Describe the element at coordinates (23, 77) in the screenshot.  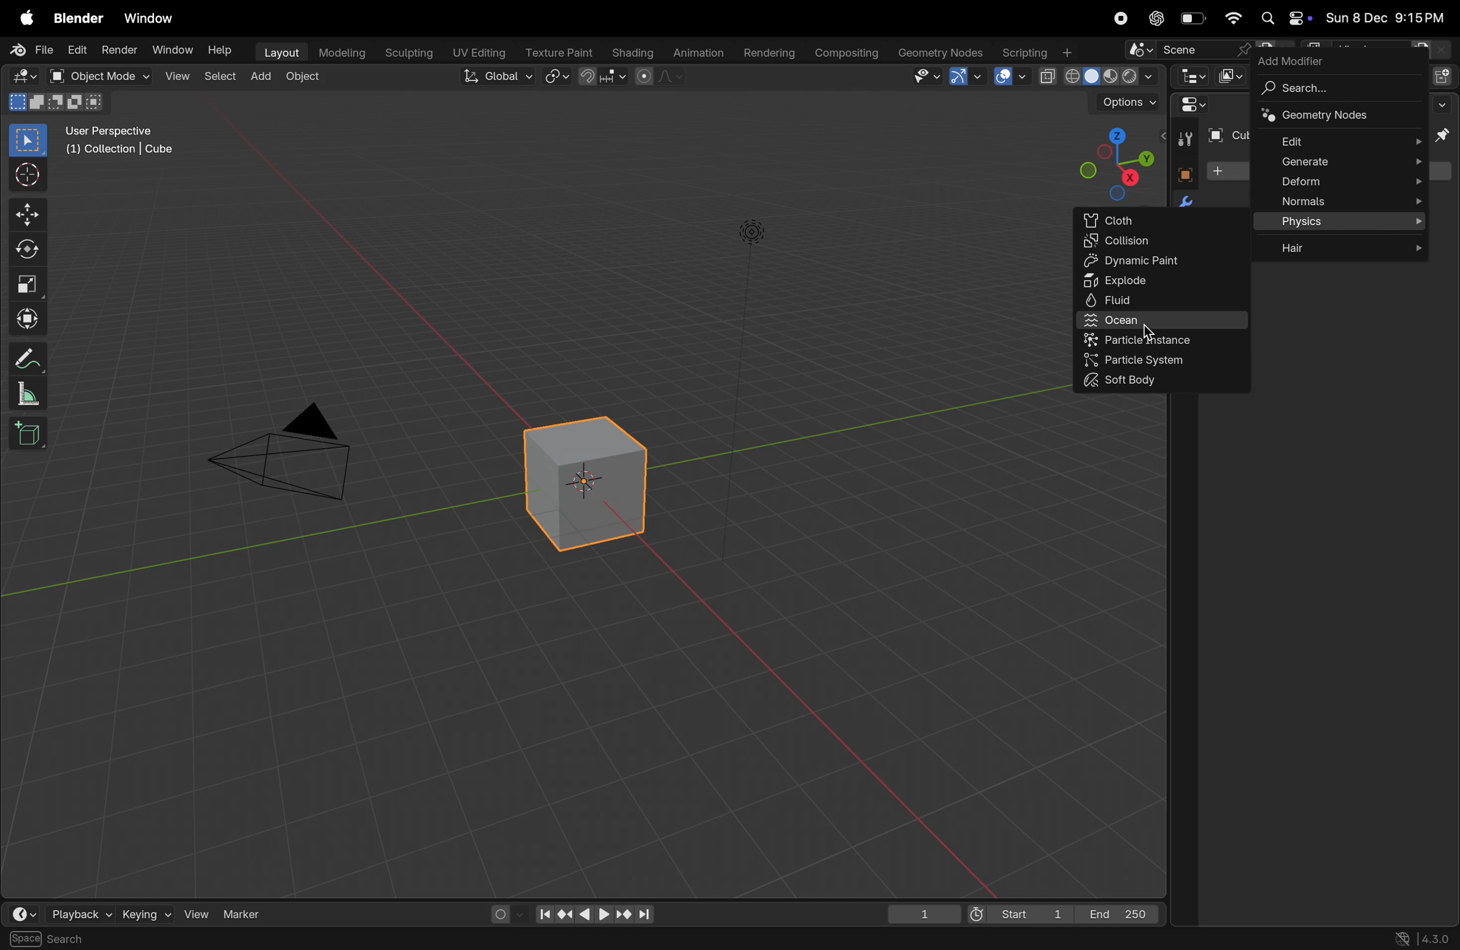
I see `editor type` at that location.